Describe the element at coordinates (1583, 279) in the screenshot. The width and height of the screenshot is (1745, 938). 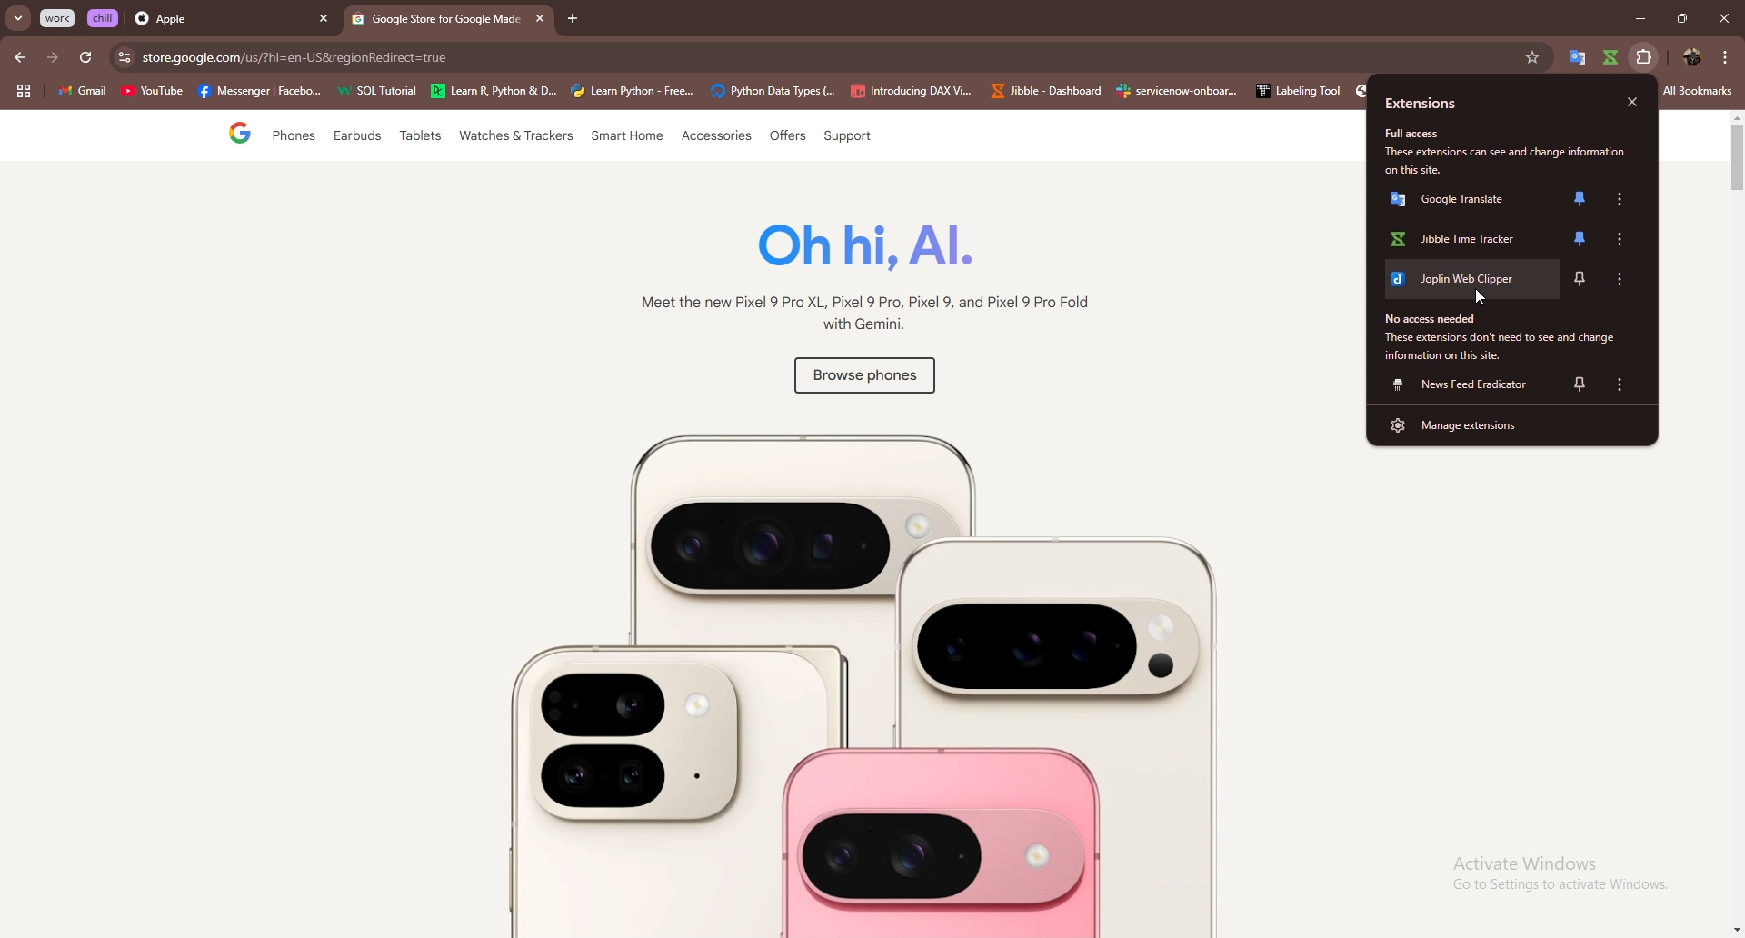
I see `unpin/pin` at that location.